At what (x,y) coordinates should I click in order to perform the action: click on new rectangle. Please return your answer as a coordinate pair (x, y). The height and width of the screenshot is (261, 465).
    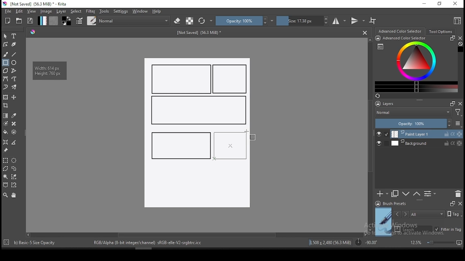
    Looking at the image, I should click on (231, 79).